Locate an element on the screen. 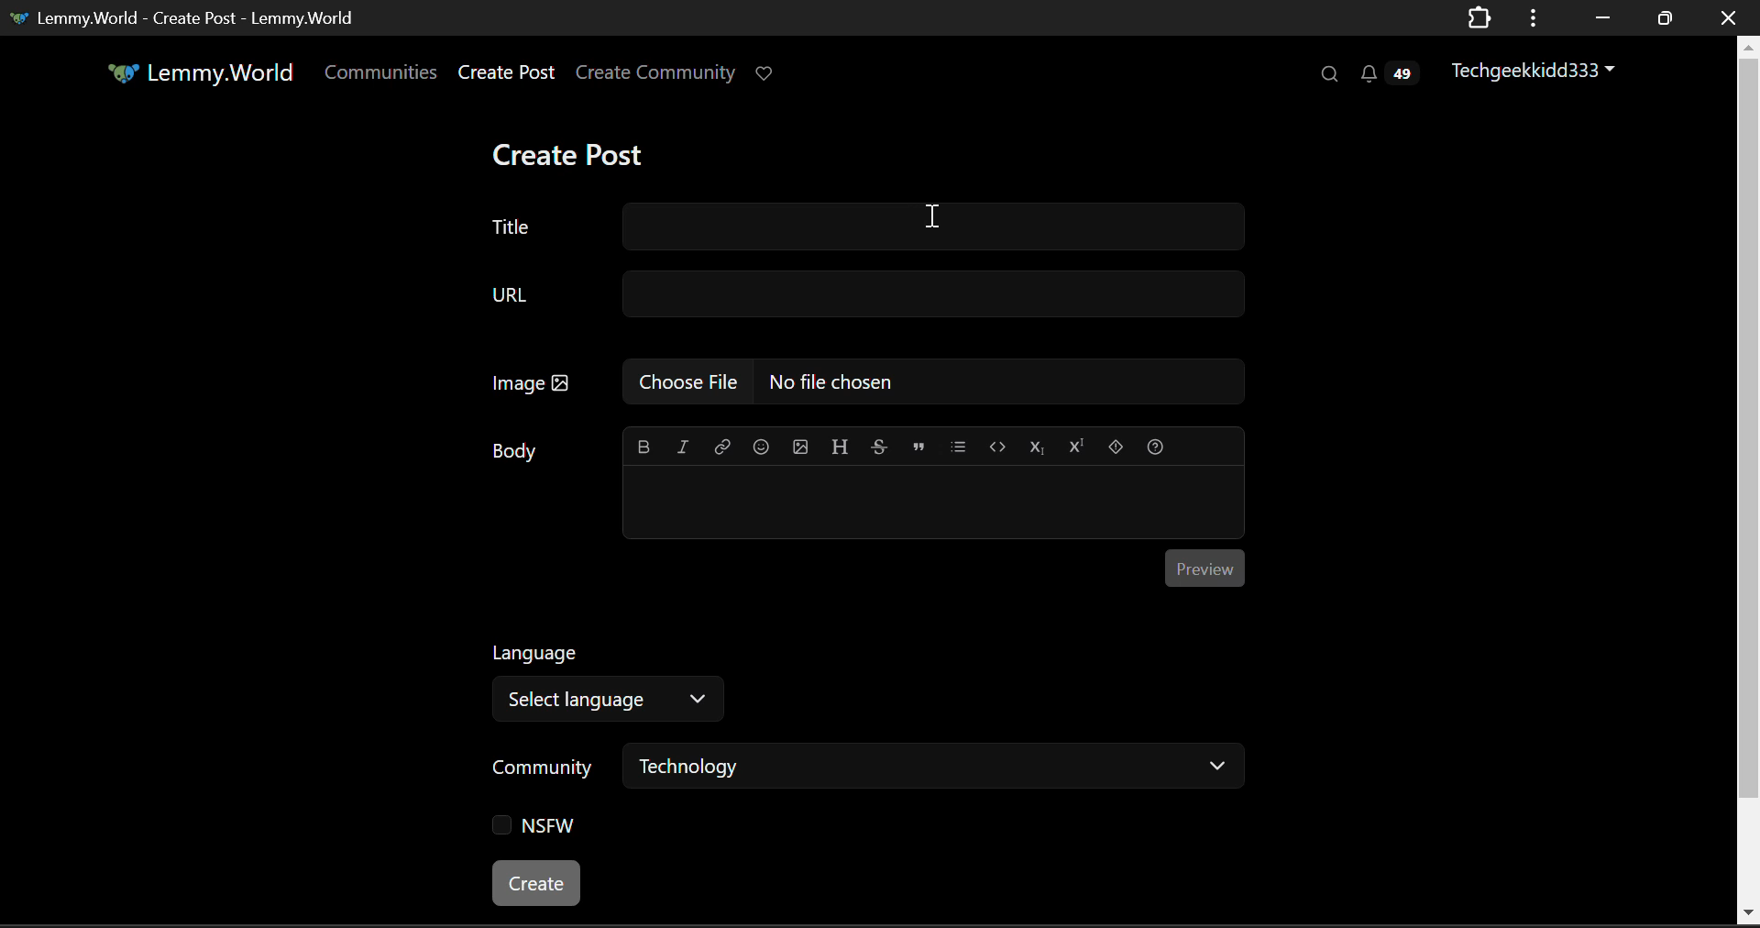 This screenshot has height=928, width=1760. Vertical Scroll Bar is located at coordinates (1749, 481).